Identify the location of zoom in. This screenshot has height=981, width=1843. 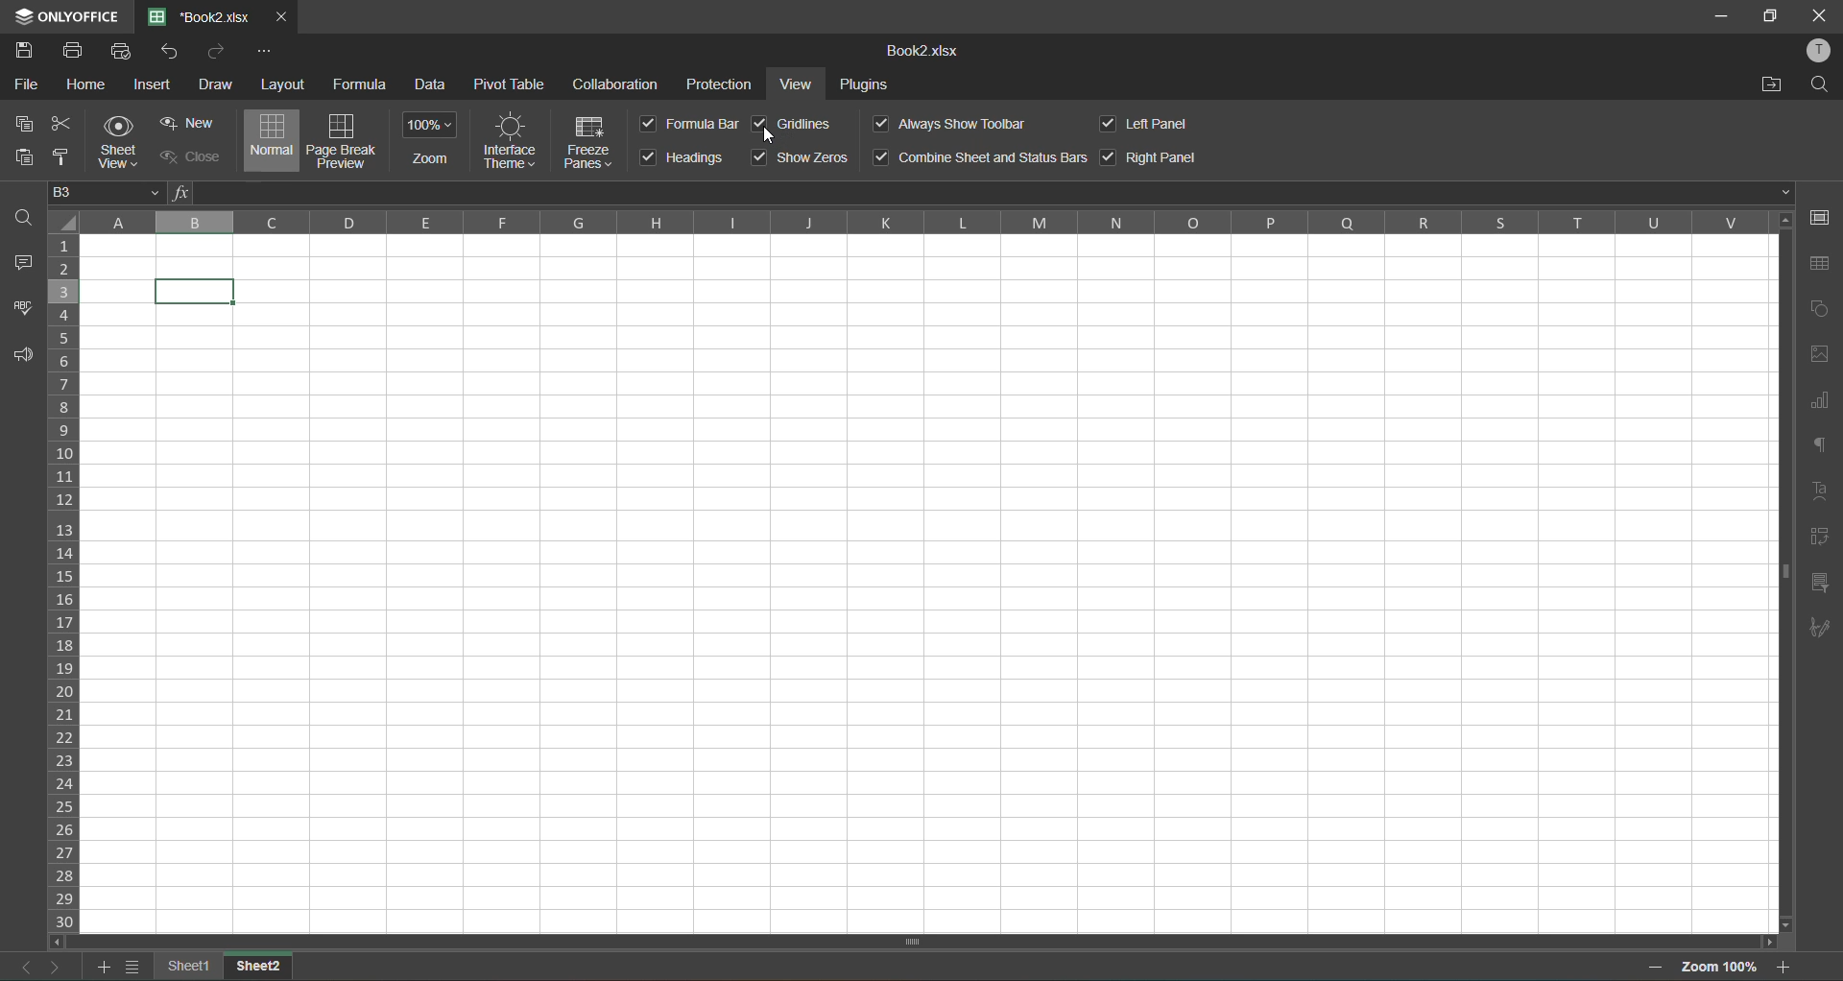
(1786, 967).